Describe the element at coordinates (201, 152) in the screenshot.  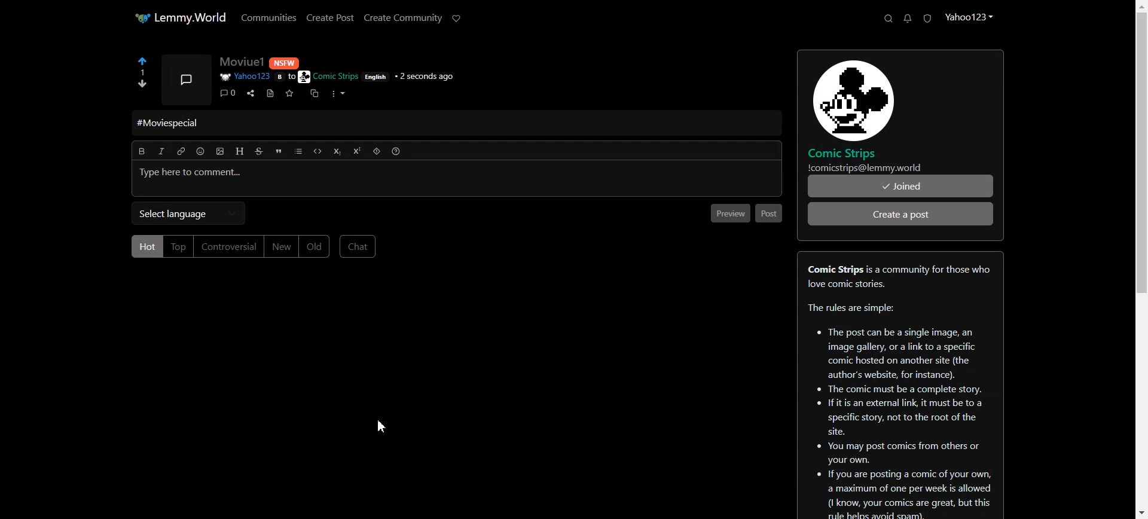
I see `Insert Emoji` at that location.